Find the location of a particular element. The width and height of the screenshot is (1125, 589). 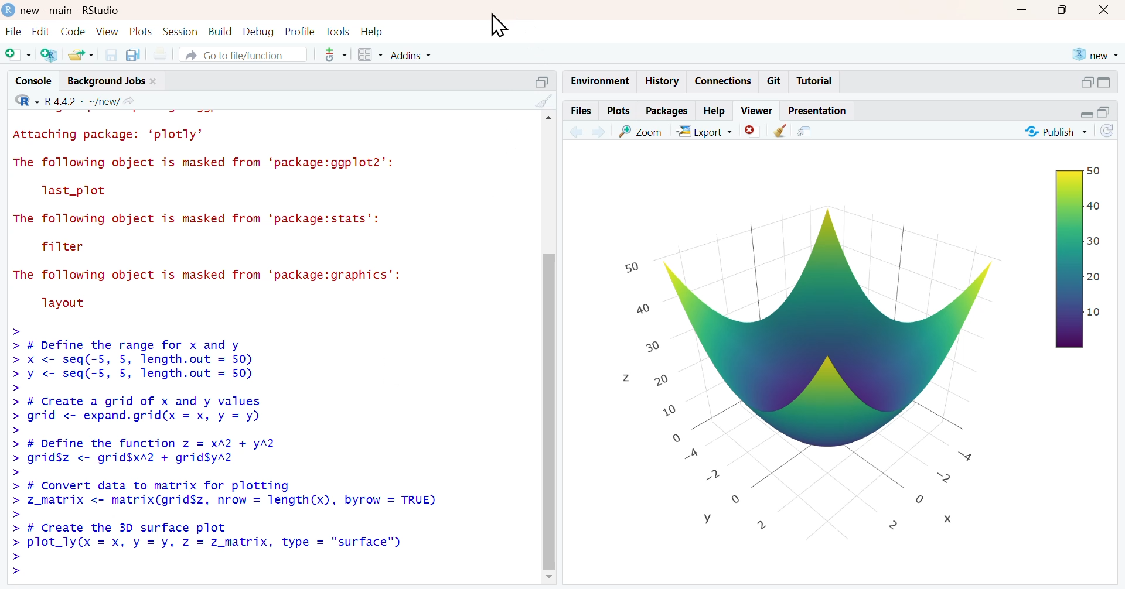

> grid <- expand.grid(x = x, y =y) is located at coordinates (144, 417).